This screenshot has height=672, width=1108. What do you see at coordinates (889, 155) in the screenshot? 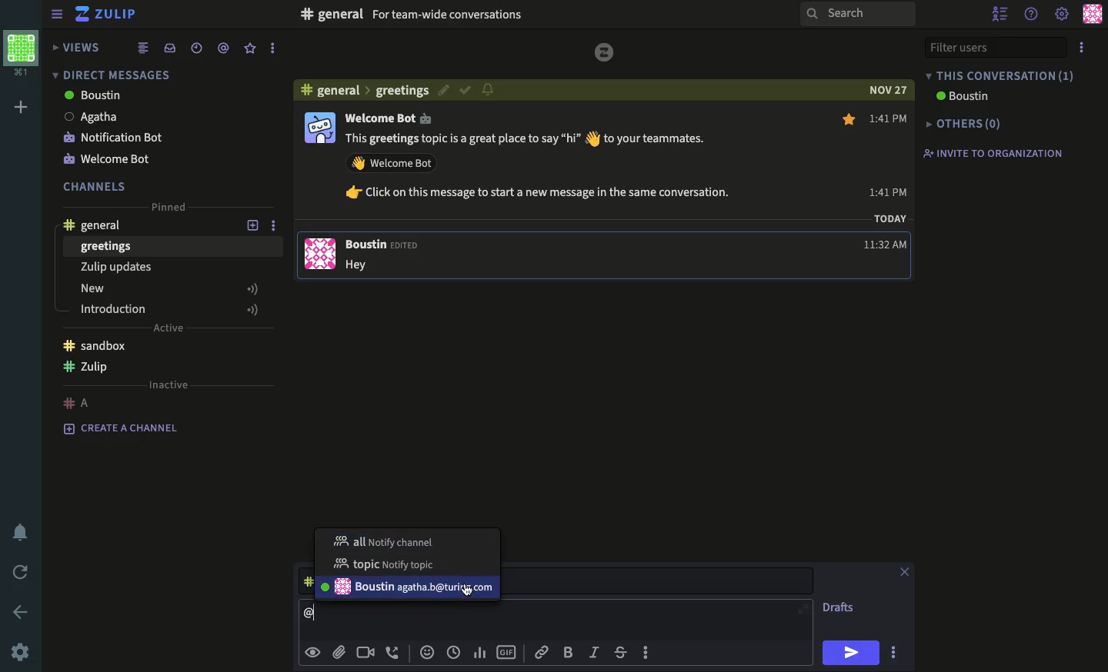
I see `1:41 PM` at bounding box center [889, 155].